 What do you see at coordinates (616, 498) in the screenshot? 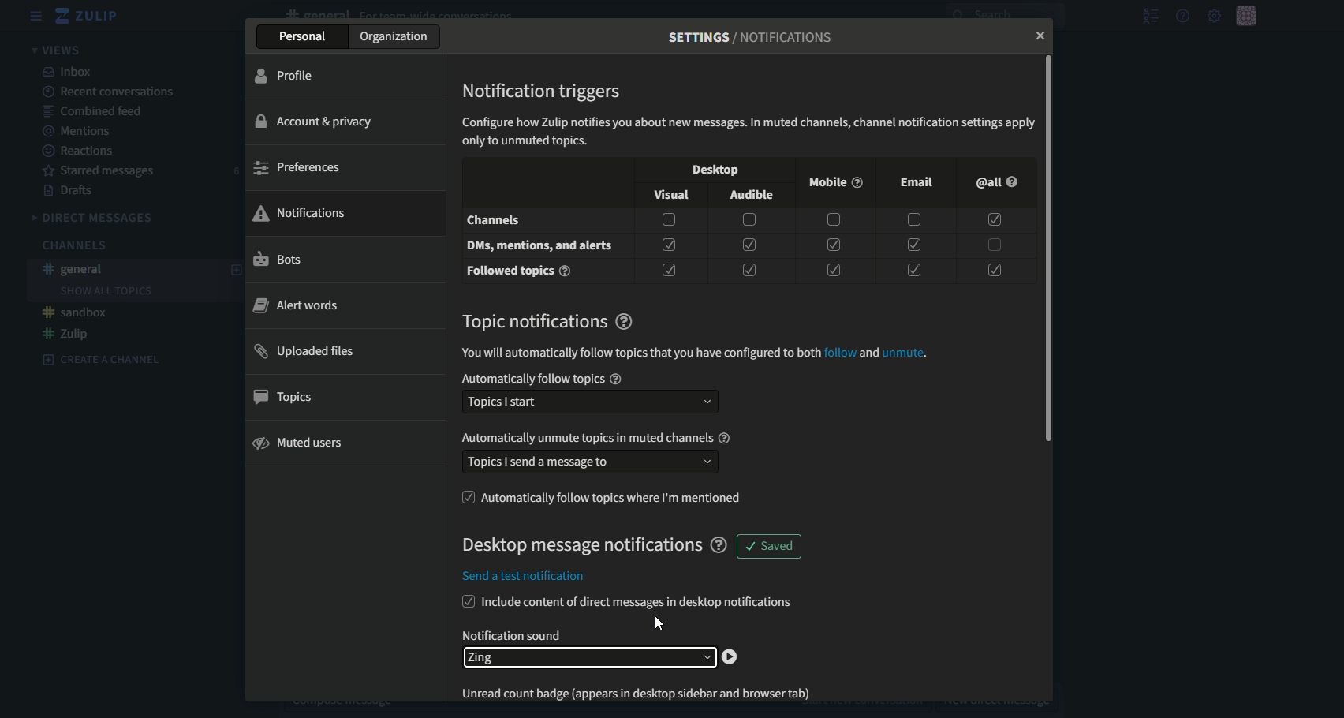
I see `text` at bounding box center [616, 498].